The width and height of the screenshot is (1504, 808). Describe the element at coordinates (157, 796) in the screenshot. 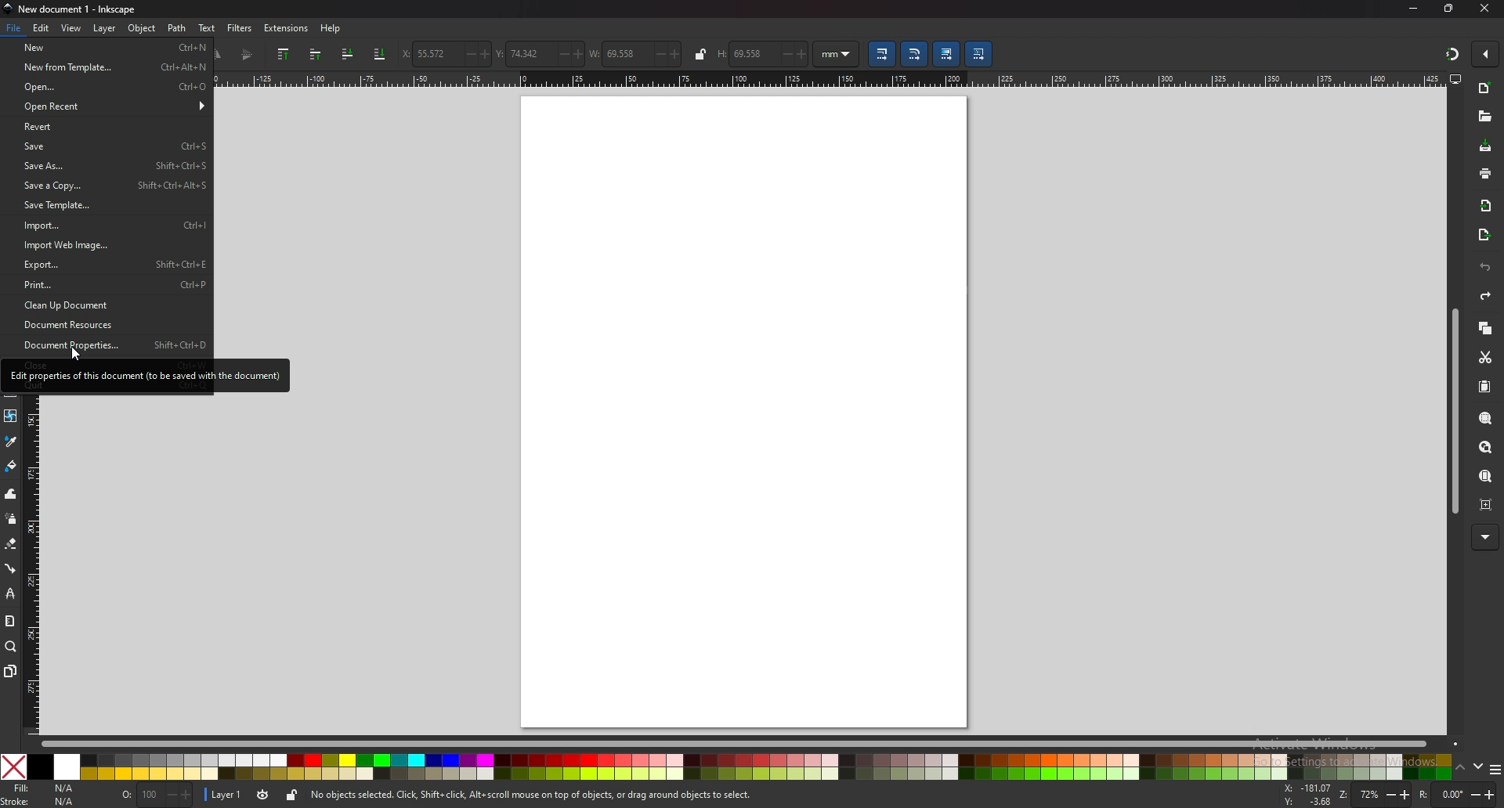

I see `nothing selected` at that location.